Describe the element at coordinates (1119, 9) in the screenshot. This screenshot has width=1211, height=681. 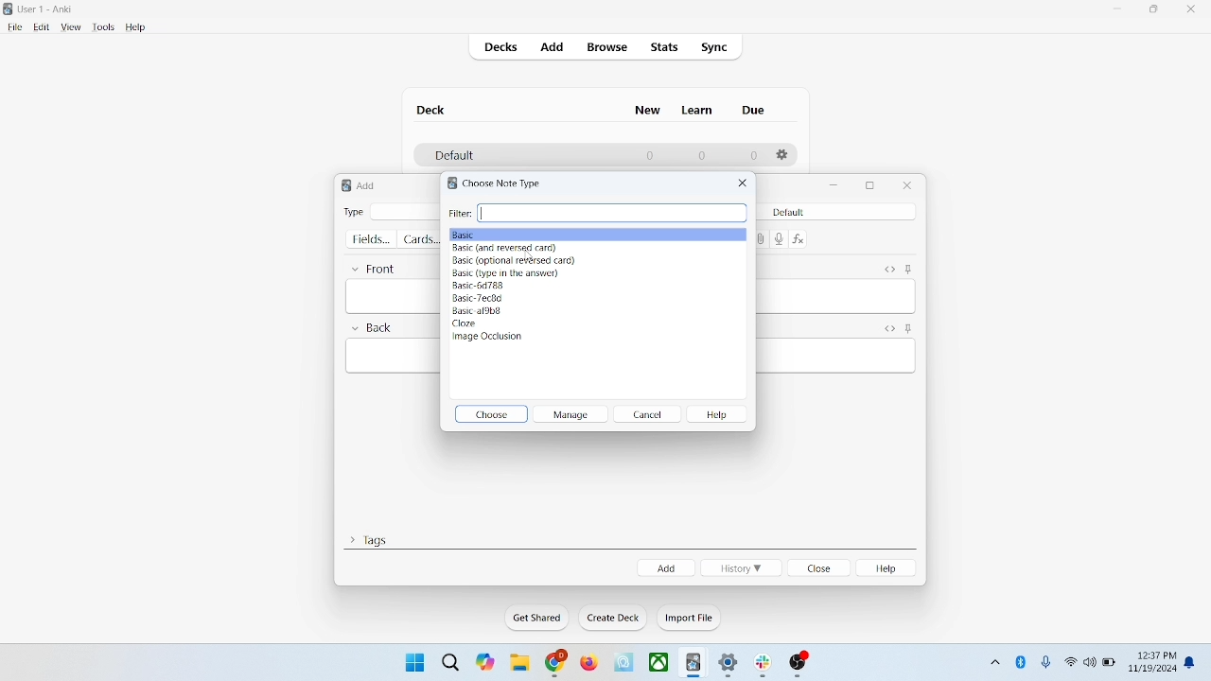
I see `minimize` at that location.